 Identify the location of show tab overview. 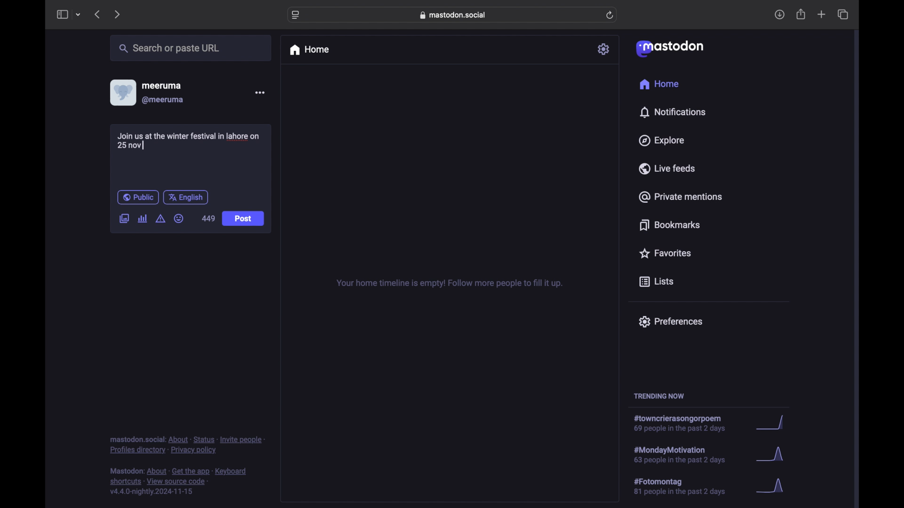
(843, 15).